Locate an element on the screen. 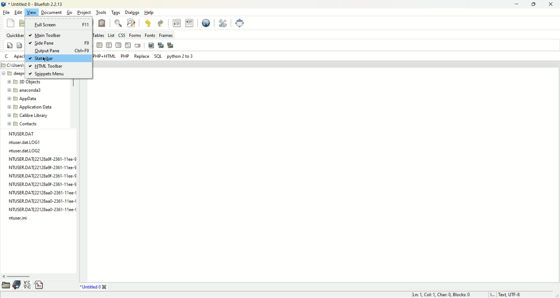  horizontal rule is located at coordinates (99, 45).